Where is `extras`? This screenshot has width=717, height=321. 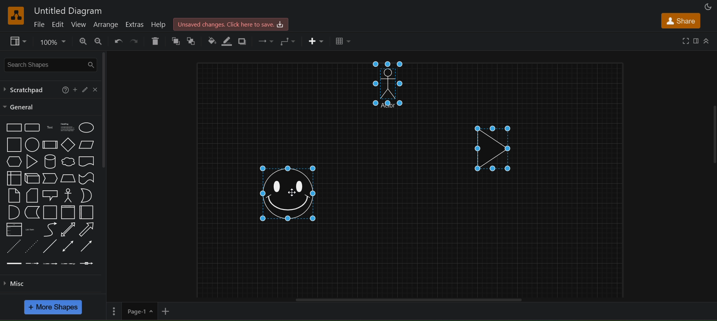 extras is located at coordinates (135, 25).